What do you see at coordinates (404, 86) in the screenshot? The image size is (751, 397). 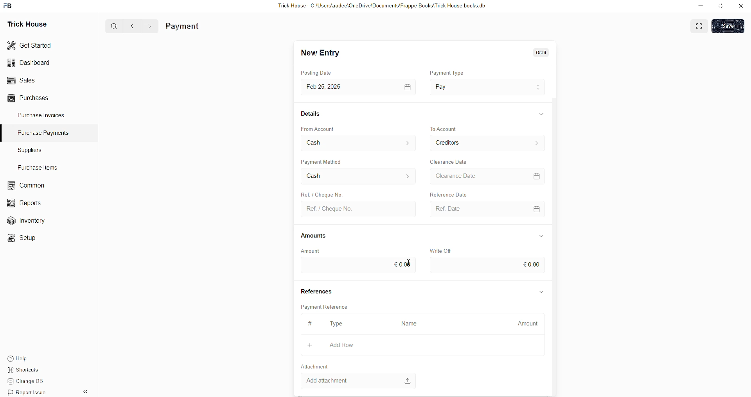 I see `calendar` at bounding box center [404, 86].